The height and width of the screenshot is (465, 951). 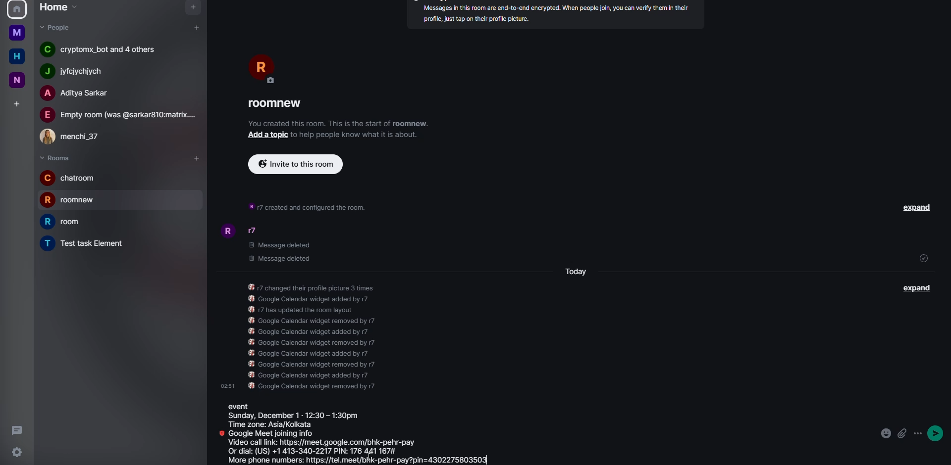 What do you see at coordinates (253, 231) in the screenshot?
I see `people` at bounding box center [253, 231].